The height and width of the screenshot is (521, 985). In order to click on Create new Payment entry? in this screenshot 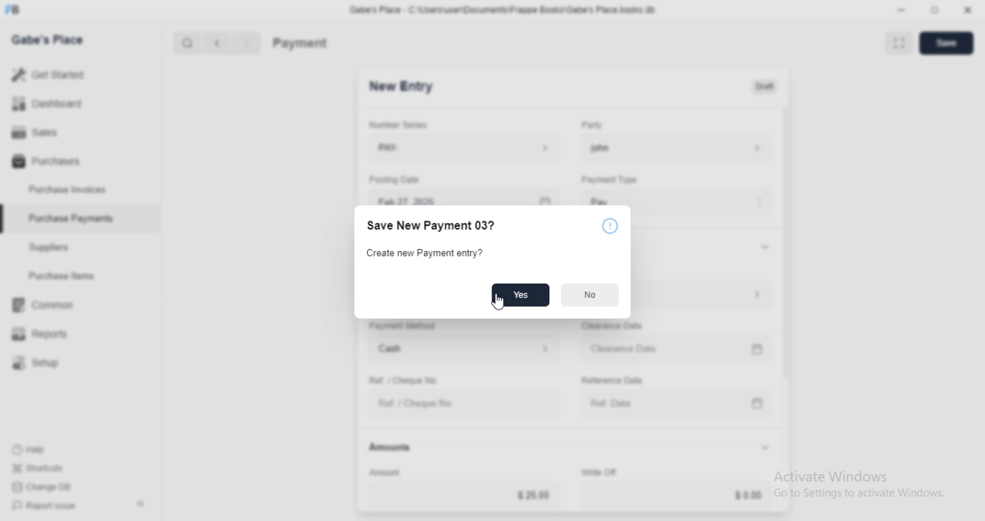, I will do `click(426, 253)`.